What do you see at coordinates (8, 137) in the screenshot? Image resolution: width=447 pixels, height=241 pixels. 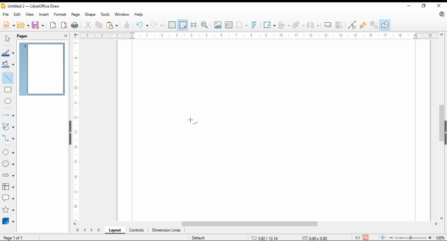 I see `connectors` at bounding box center [8, 137].